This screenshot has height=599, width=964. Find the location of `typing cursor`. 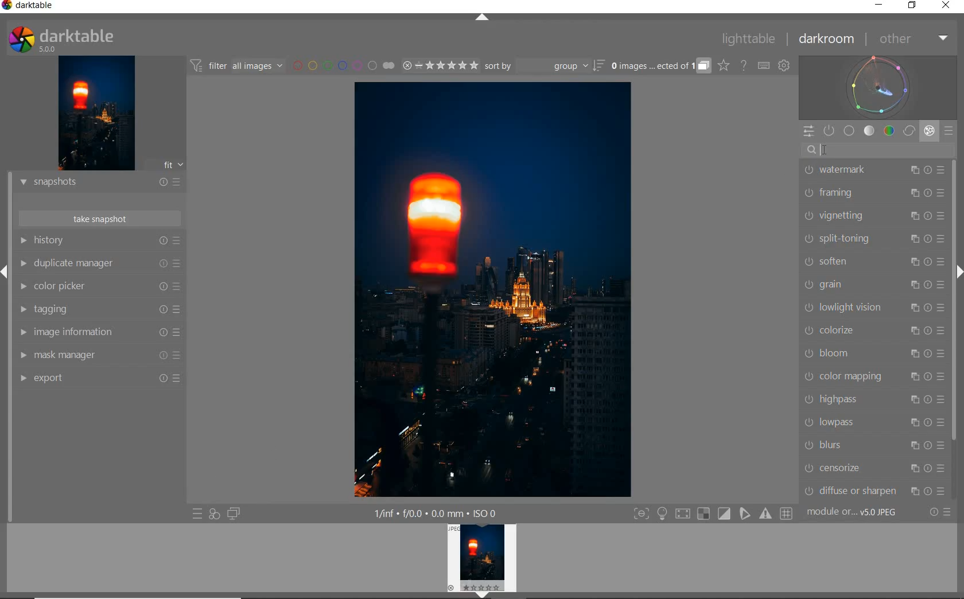

typing cursor is located at coordinates (830, 150).